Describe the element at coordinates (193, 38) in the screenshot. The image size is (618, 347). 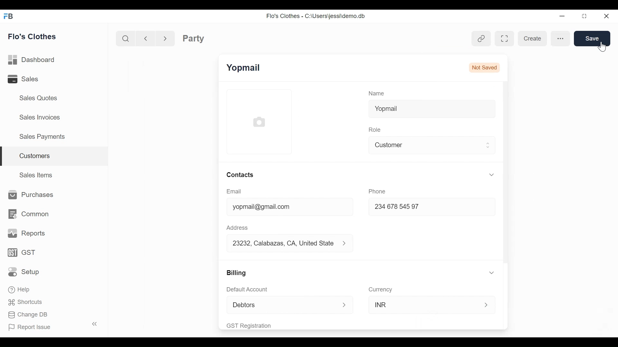
I see `Party` at that location.